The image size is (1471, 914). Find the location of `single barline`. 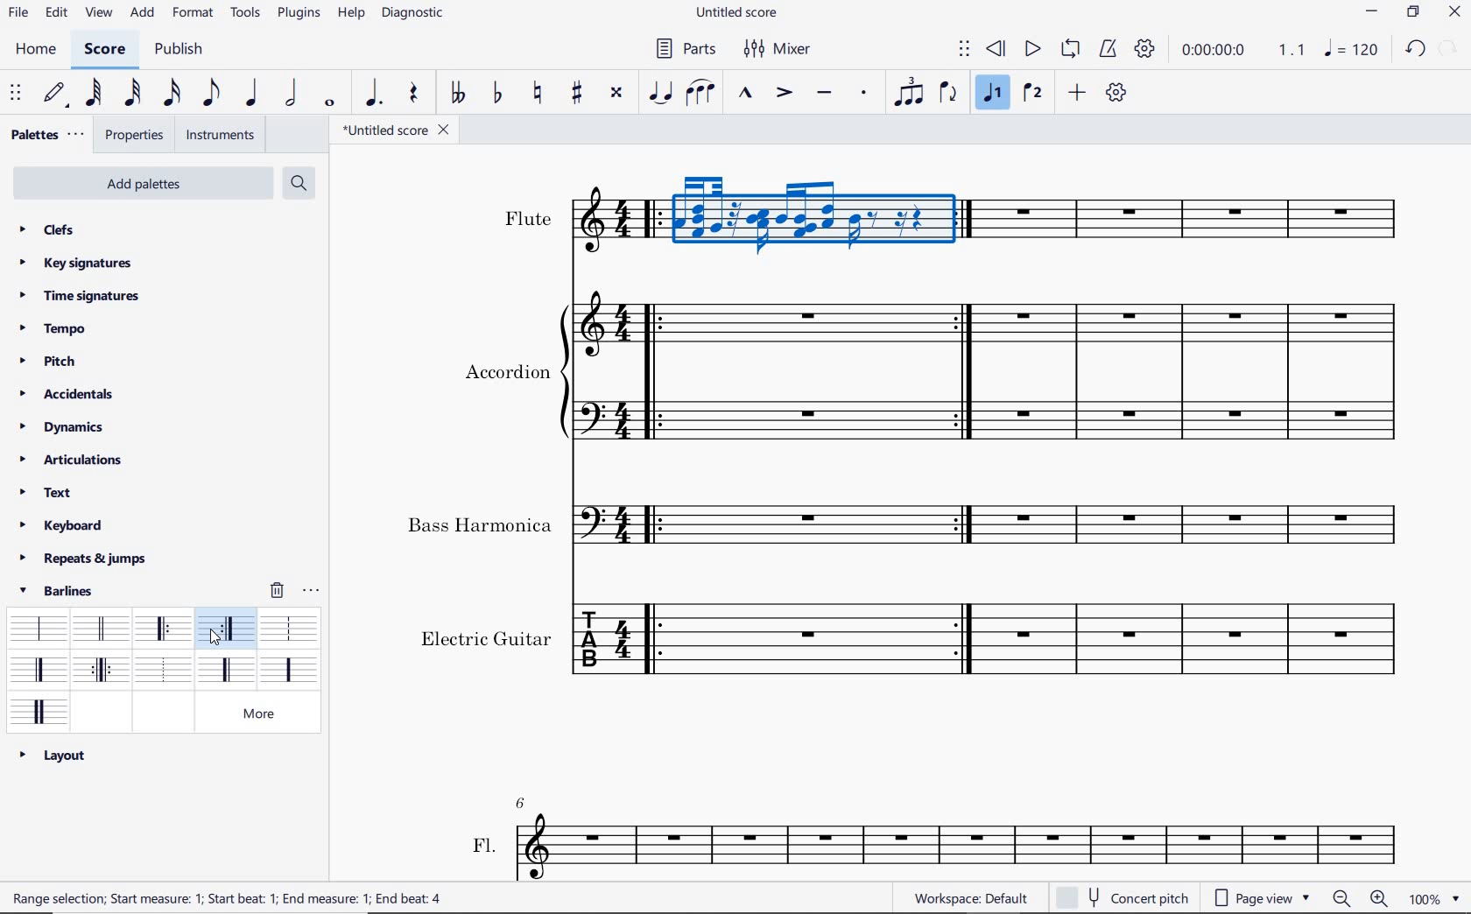

single barline is located at coordinates (36, 624).